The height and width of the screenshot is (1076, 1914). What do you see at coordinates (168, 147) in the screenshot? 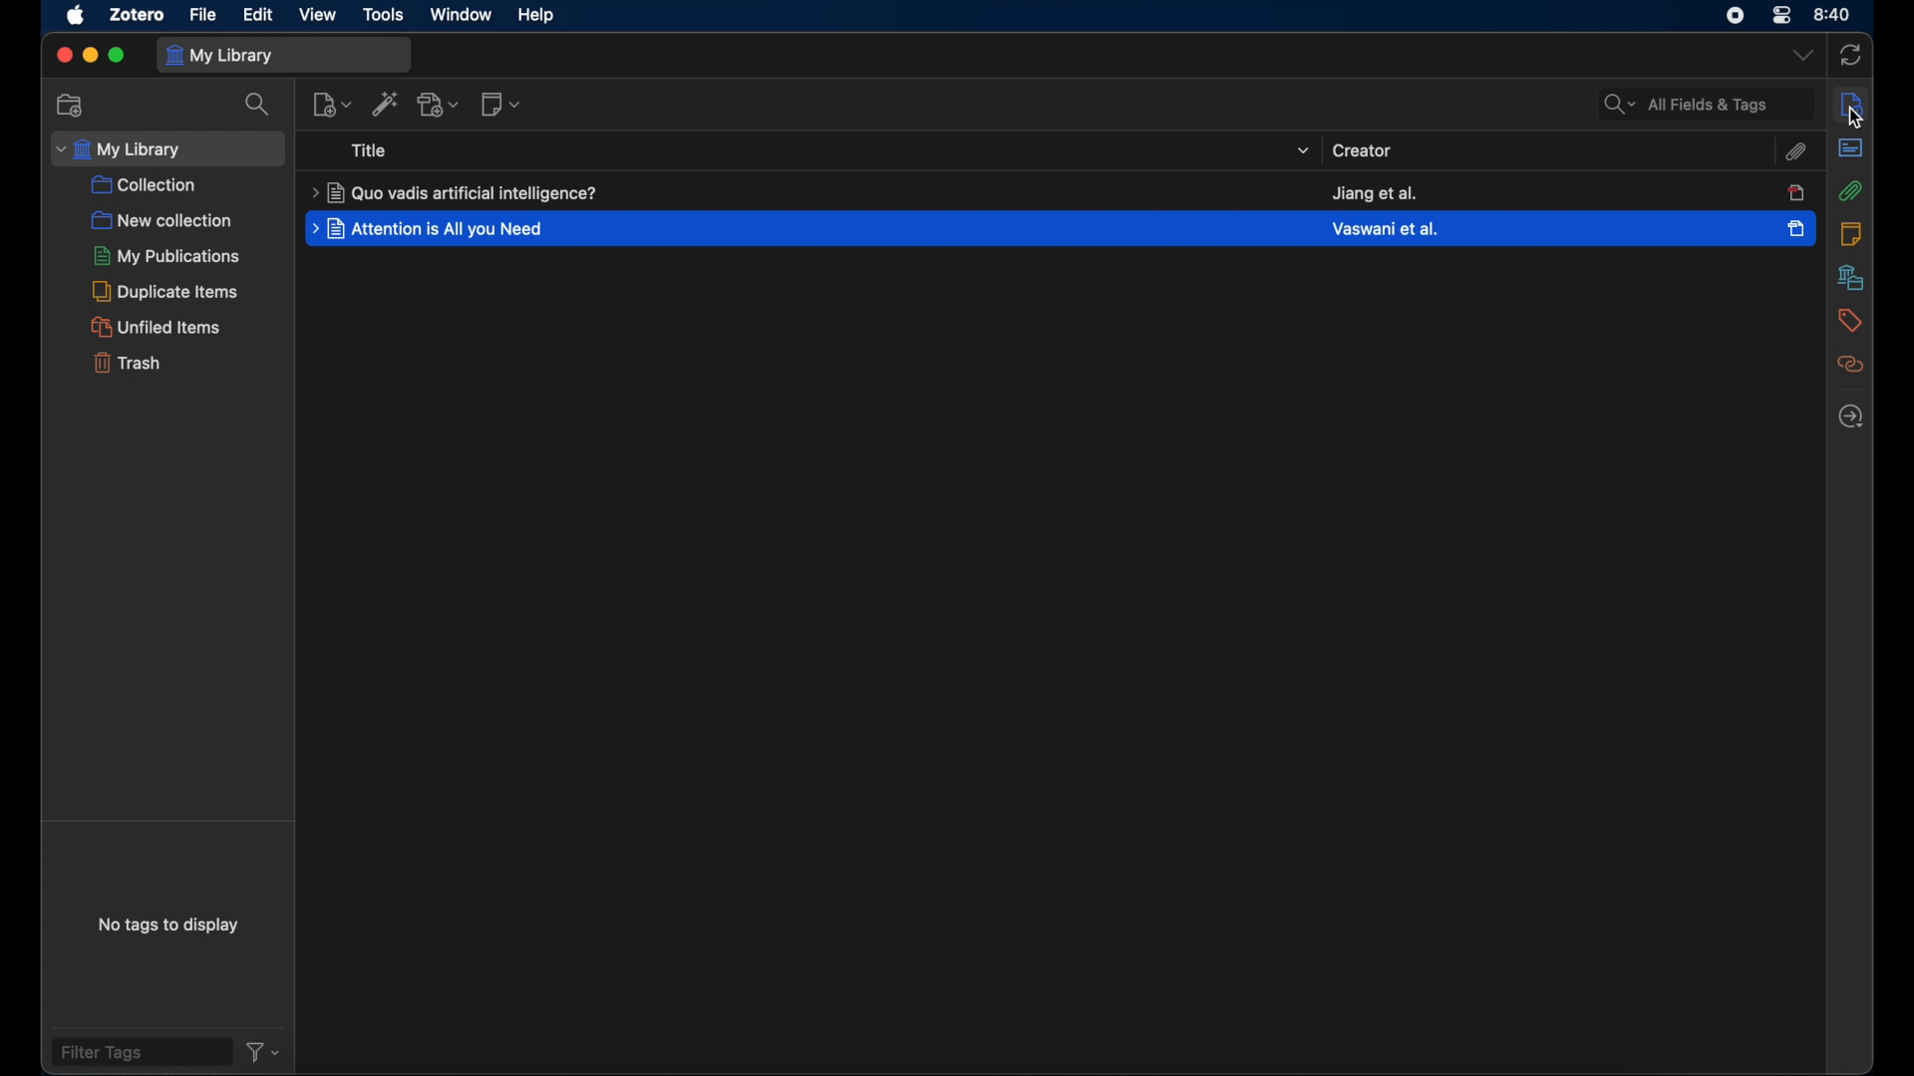
I see `my library dropdown menu` at bounding box center [168, 147].